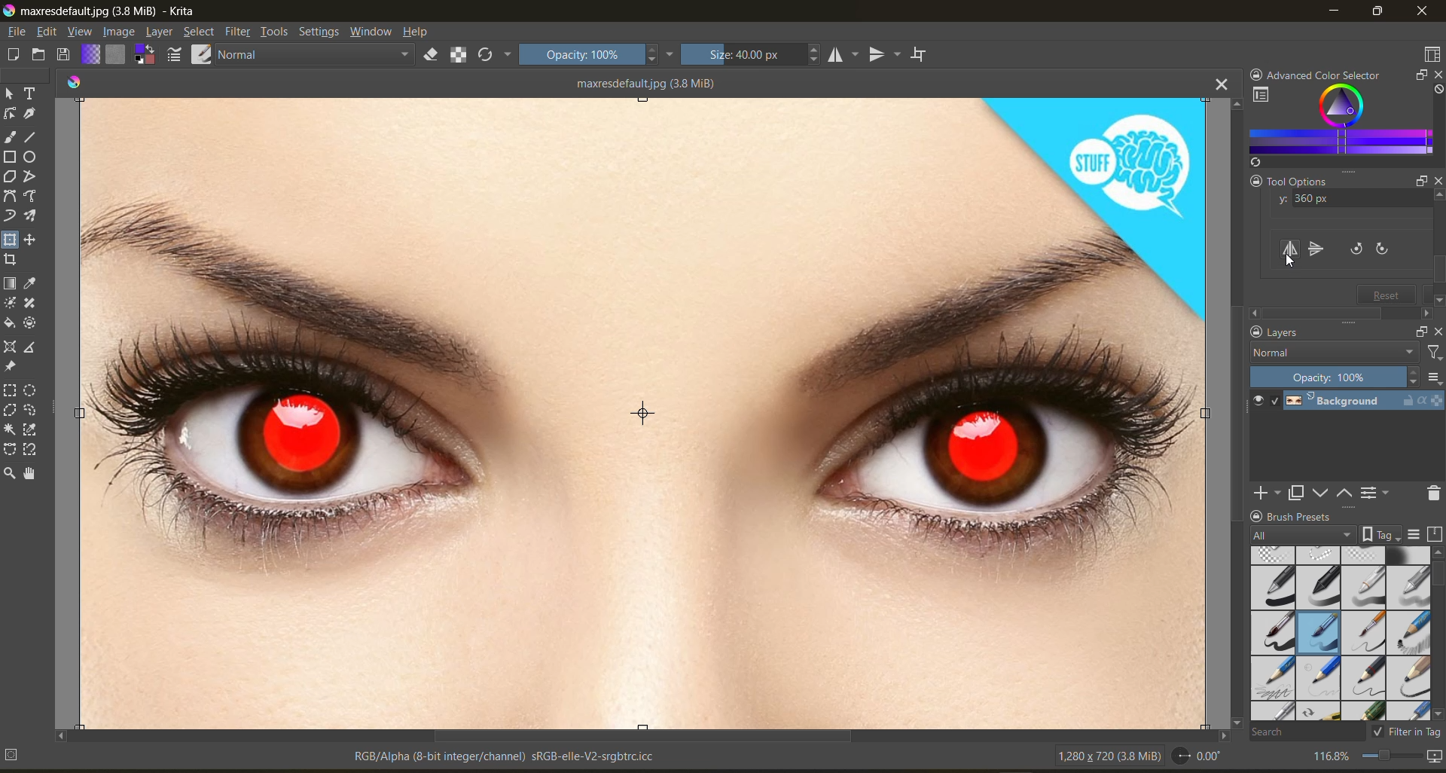 The image size is (1446, 773). I want to click on brush presets, so click(1340, 631).